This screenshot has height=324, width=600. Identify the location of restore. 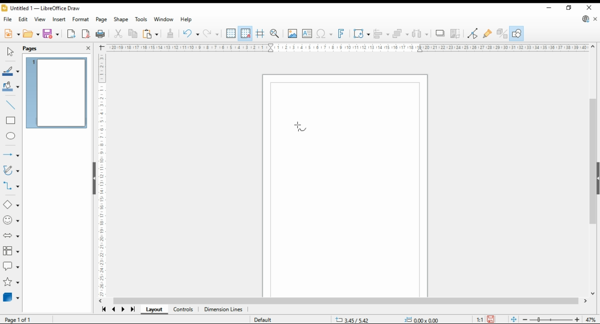
(570, 7).